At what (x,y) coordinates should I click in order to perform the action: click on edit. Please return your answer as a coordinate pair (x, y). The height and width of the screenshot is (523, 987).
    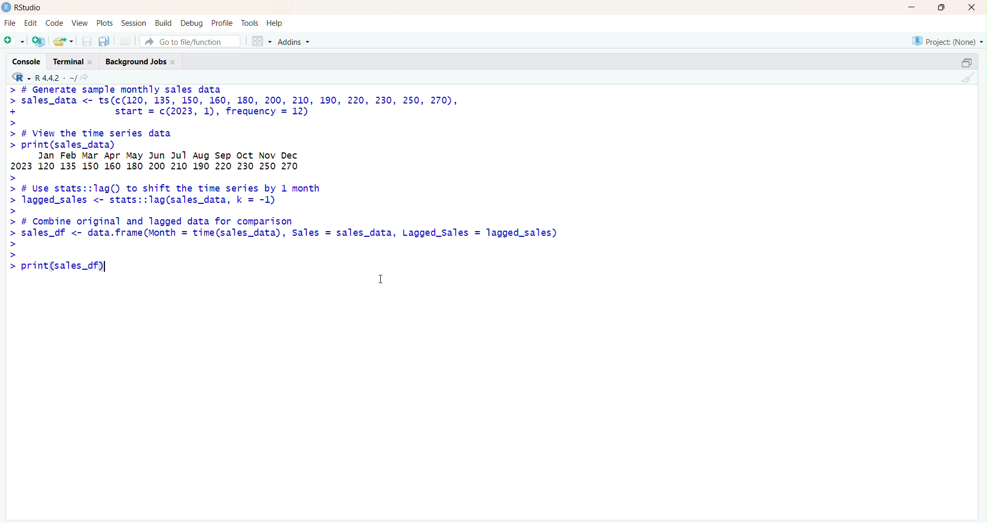
    Looking at the image, I should click on (30, 23).